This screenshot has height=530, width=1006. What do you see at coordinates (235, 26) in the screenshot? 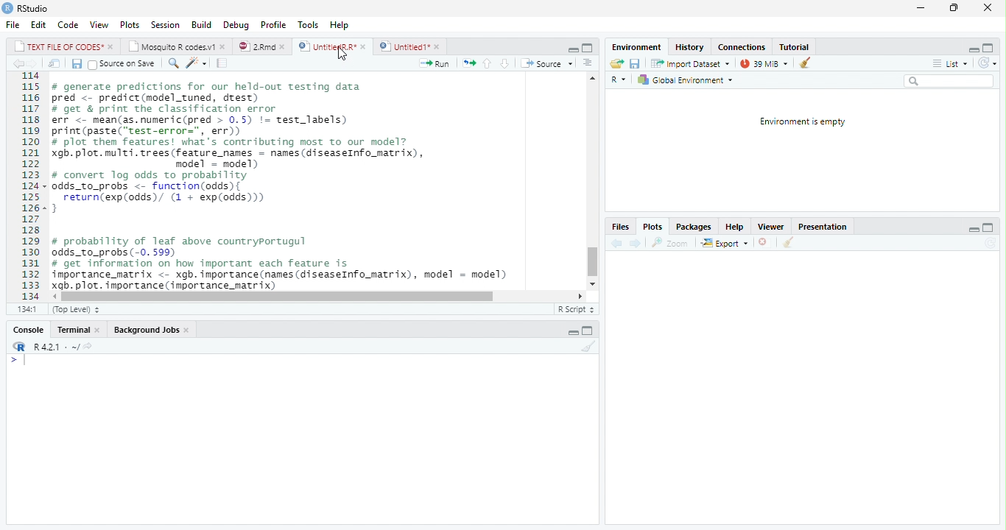
I see `Debug` at bounding box center [235, 26].